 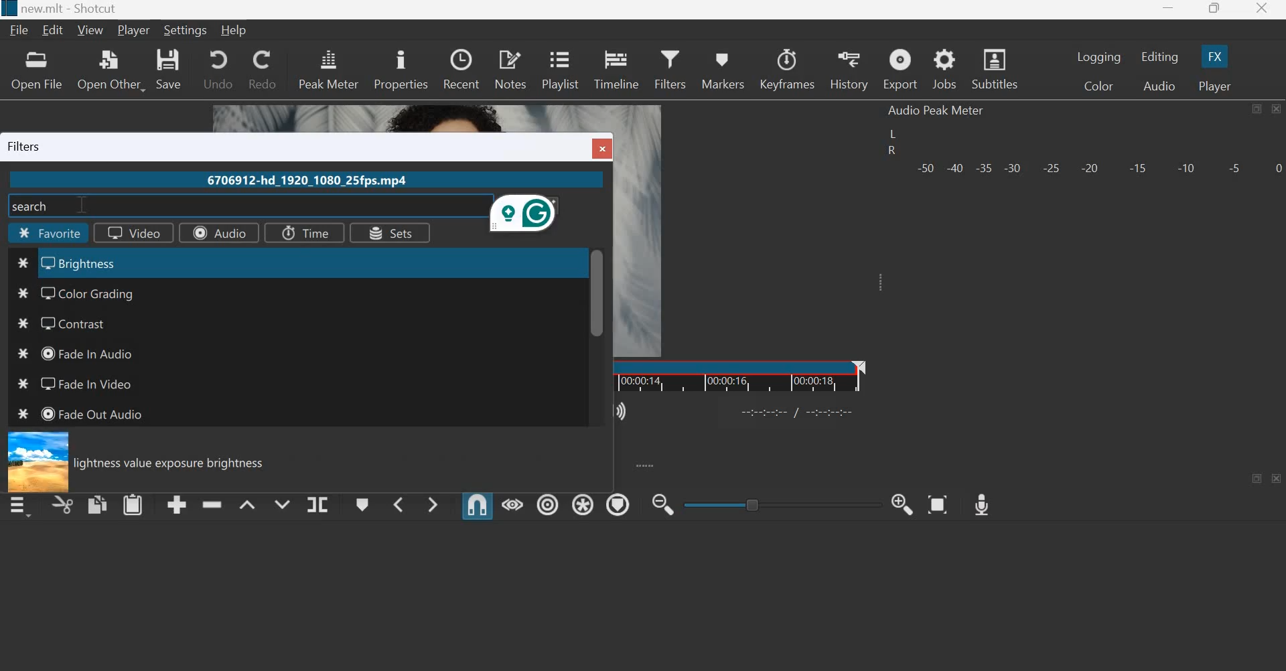 What do you see at coordinates (1214, 10) in the screenshot?
I see `maximize` at bounding box center [1214, 10].